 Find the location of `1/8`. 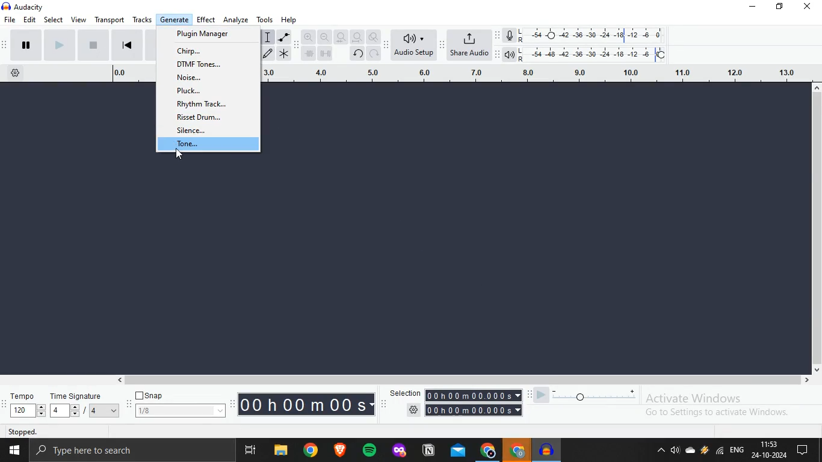

1/8 is located at coordinates (179, 411).